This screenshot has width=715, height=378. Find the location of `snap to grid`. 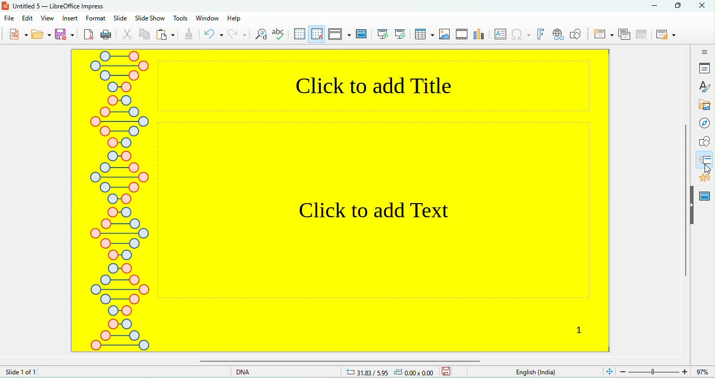

snap to grid is located at coordinates (315, 35).